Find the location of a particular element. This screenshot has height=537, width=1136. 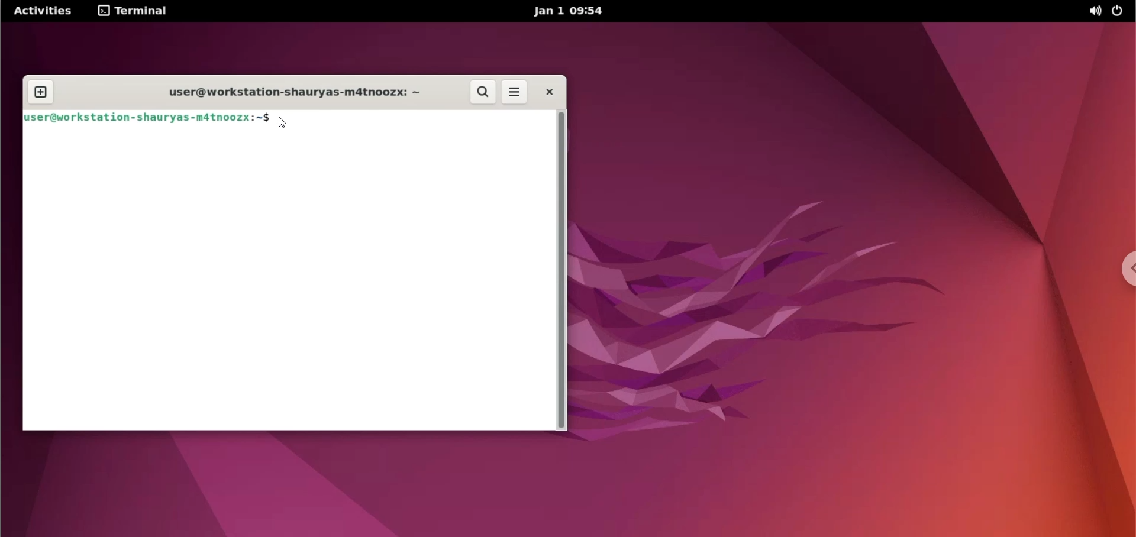

more options is located at coordinates (514, 92).